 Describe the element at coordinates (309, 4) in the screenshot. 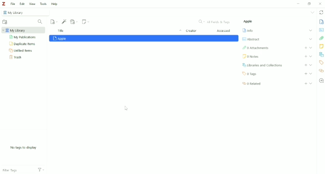

I see `maximize` at that location.